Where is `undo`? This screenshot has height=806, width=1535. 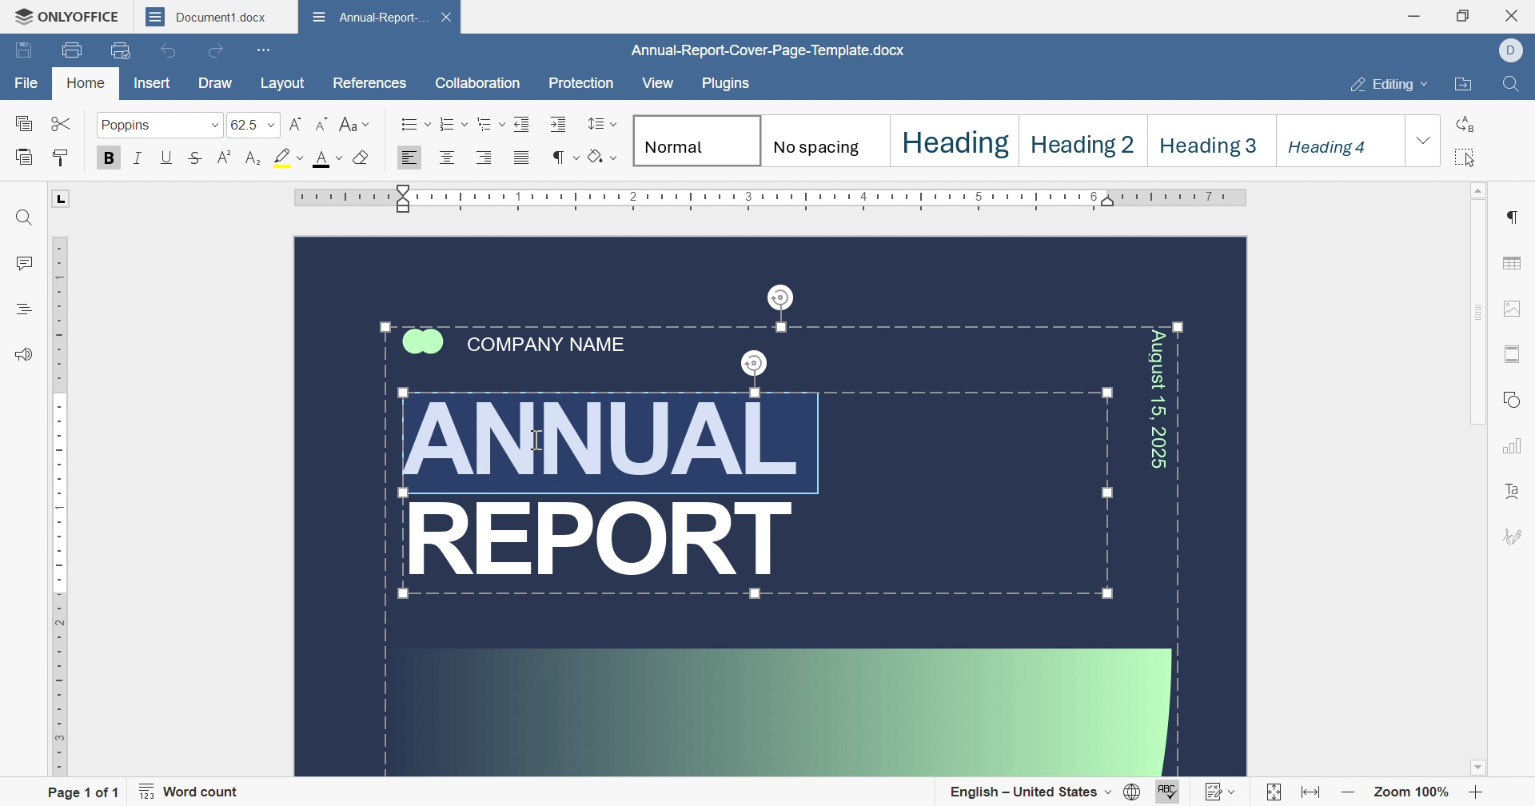 undo is located at coordinates (169, 53).